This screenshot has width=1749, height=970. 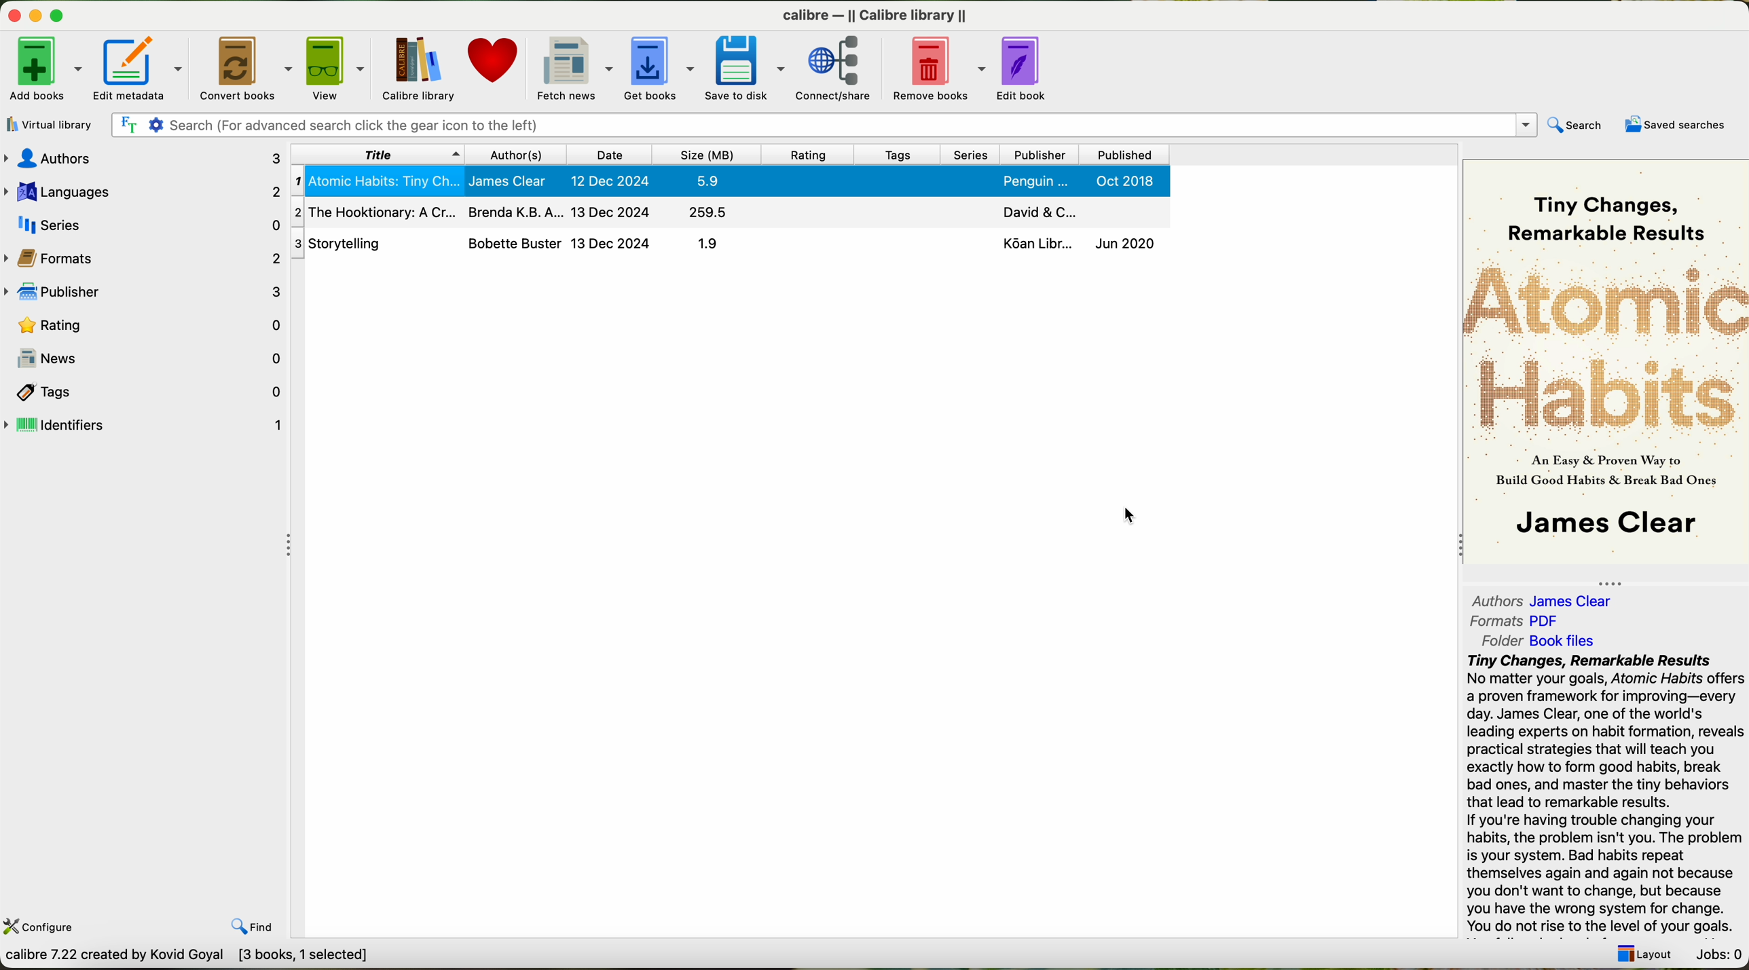 I want to click on series, so click(x=145, y=224).